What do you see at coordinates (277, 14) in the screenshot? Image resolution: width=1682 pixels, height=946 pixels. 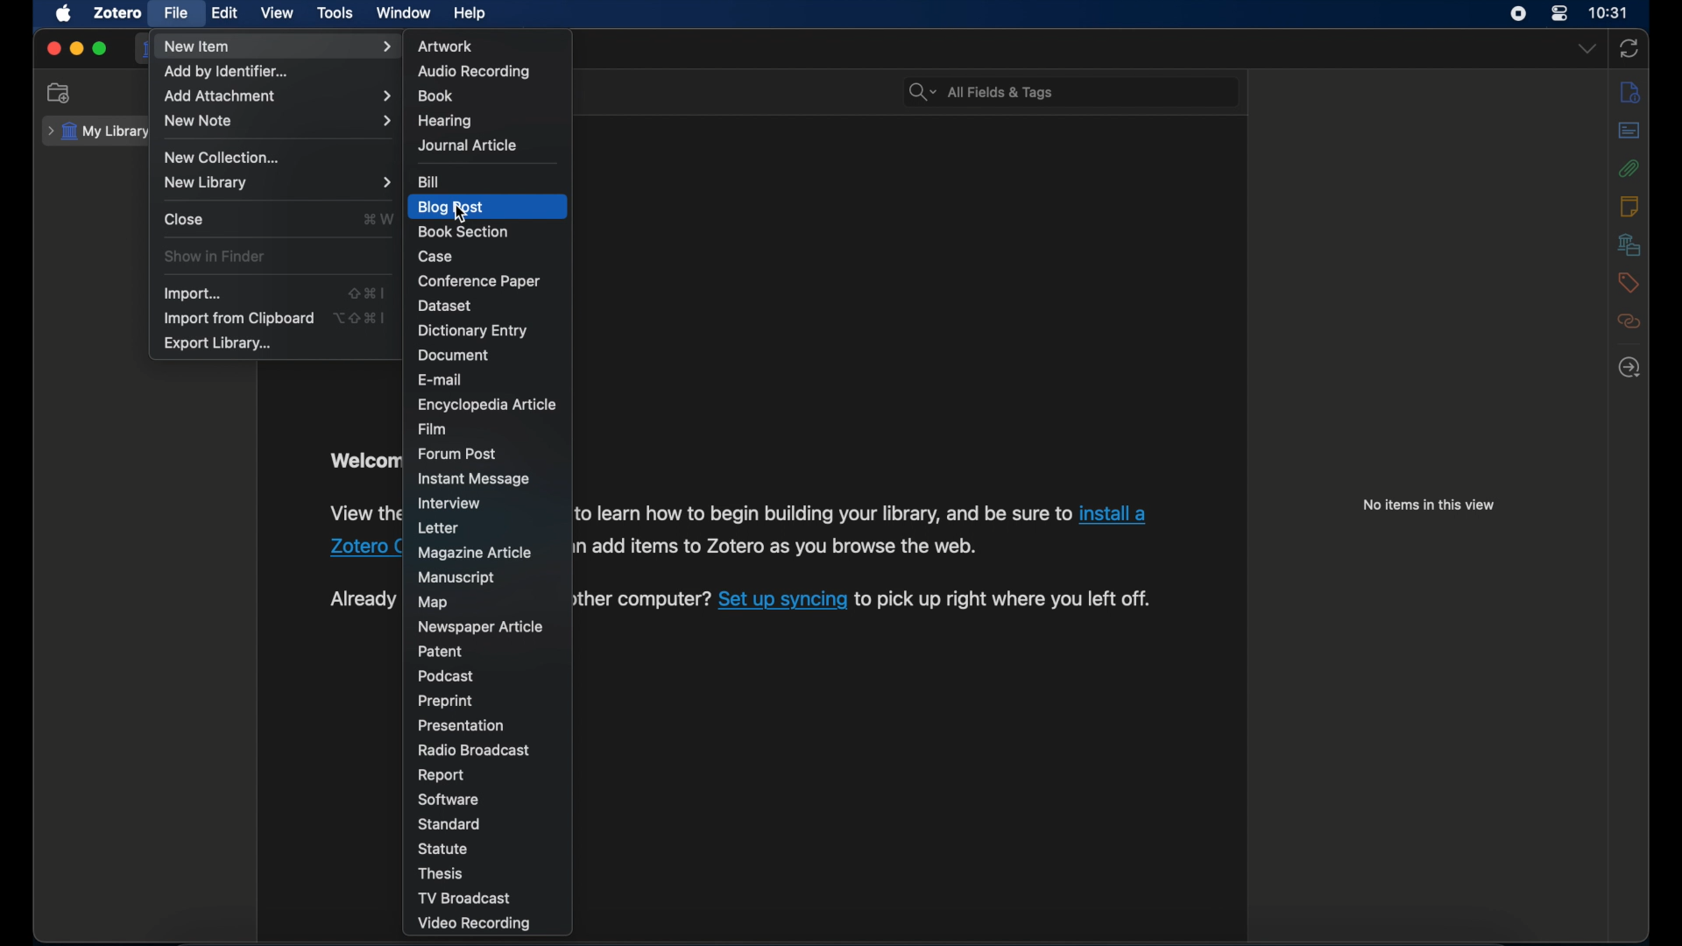 I see `view` at bounding box center [277, 14].